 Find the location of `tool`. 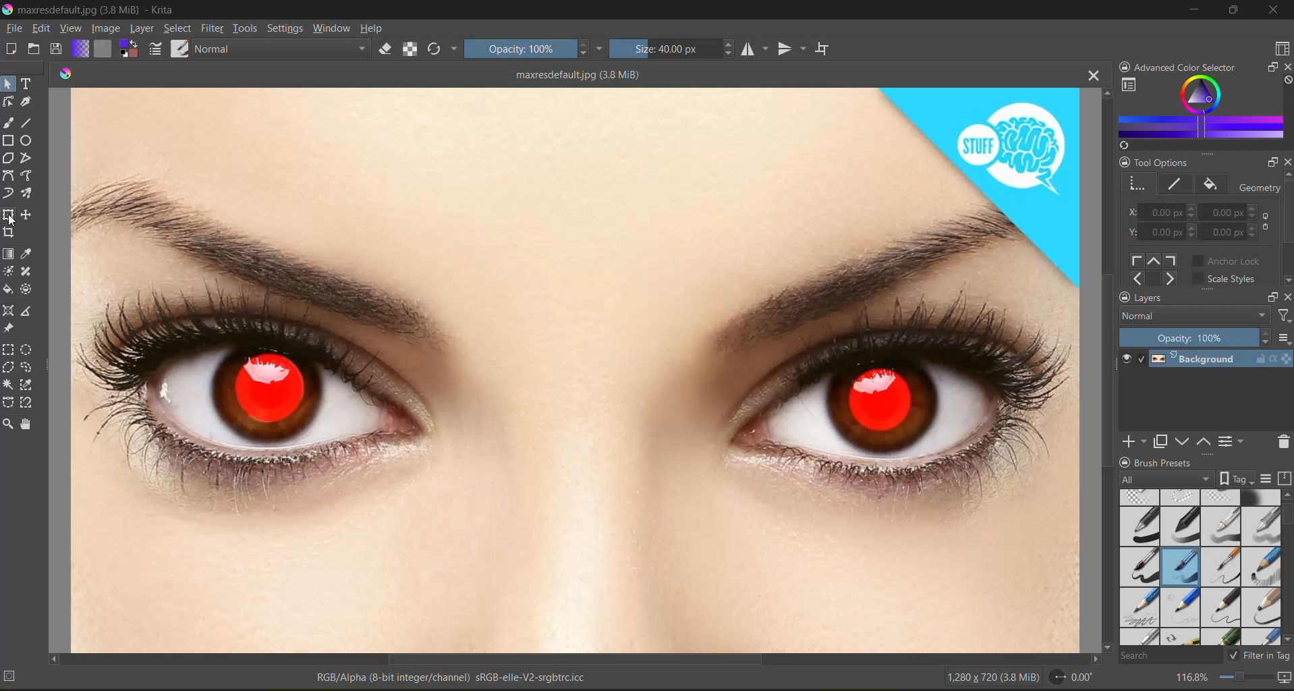

tool is located at coordinates (28, 140).